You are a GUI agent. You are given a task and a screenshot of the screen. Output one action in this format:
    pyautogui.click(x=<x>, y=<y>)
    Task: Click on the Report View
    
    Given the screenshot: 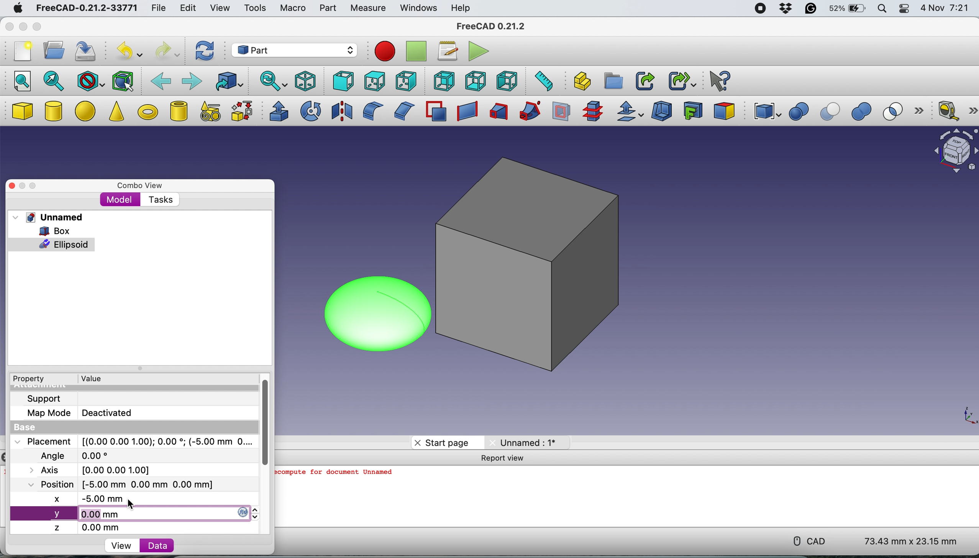 What is the action you would take?
    pyautogui.click(x=506, y=459)
    